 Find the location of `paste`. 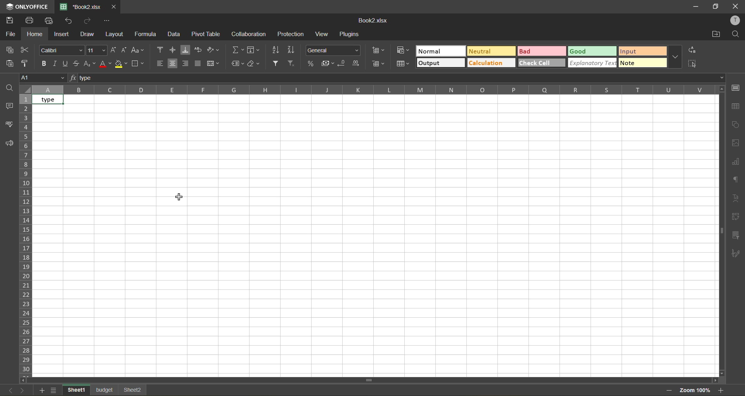

paste is located at coordinates (11, 62).